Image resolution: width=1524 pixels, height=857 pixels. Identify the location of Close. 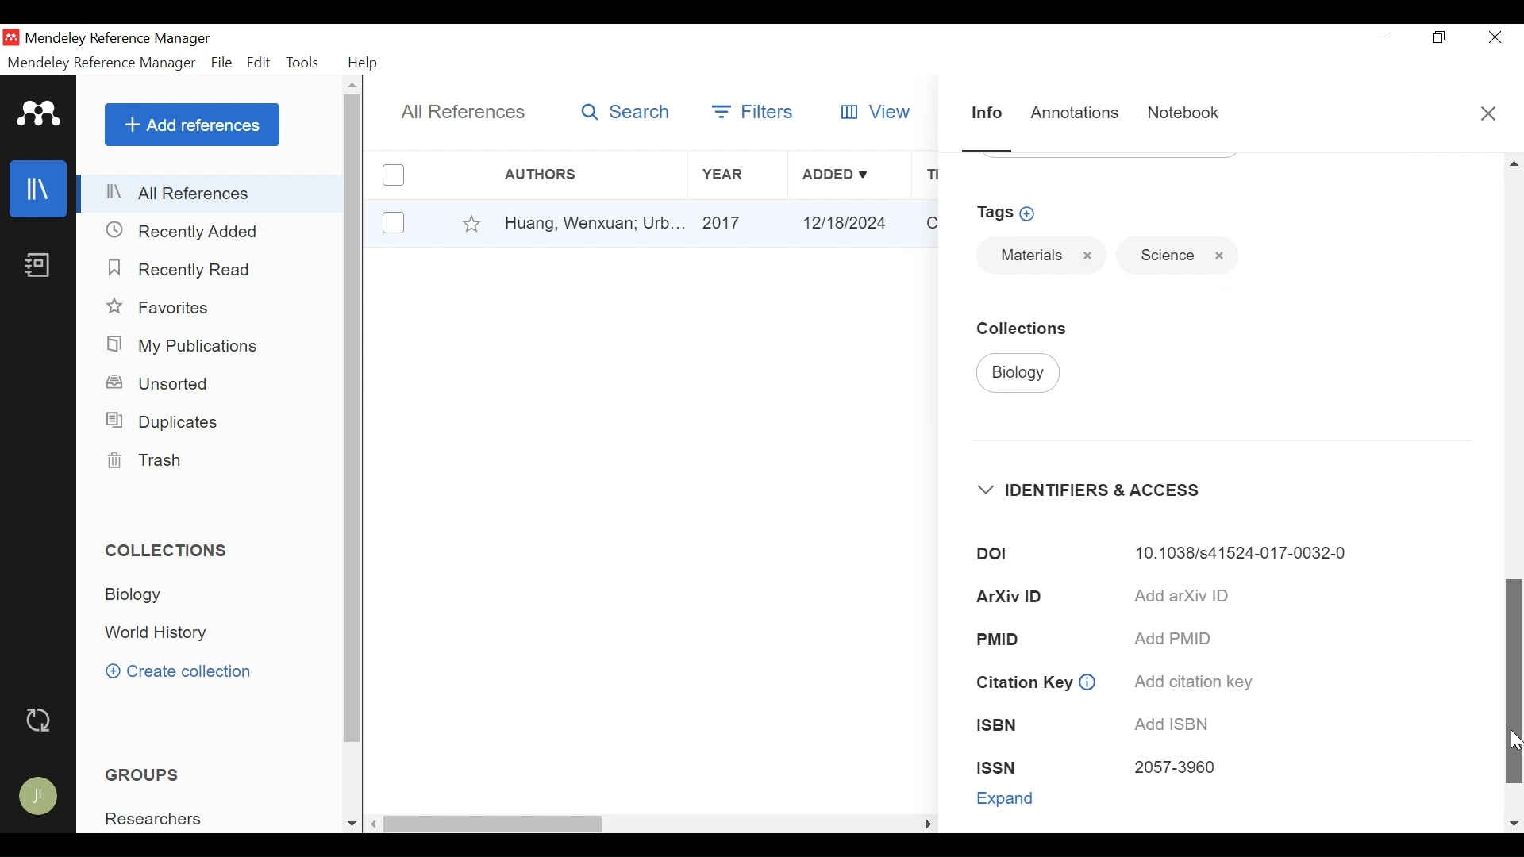
(1487, 112).